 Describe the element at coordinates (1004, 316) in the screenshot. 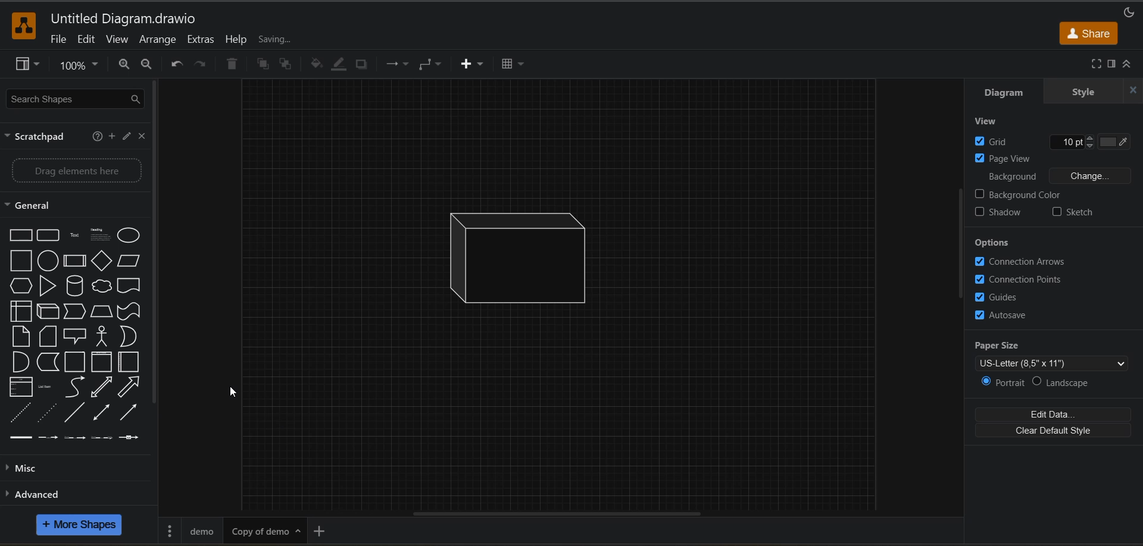

I see `autosave` at that location.